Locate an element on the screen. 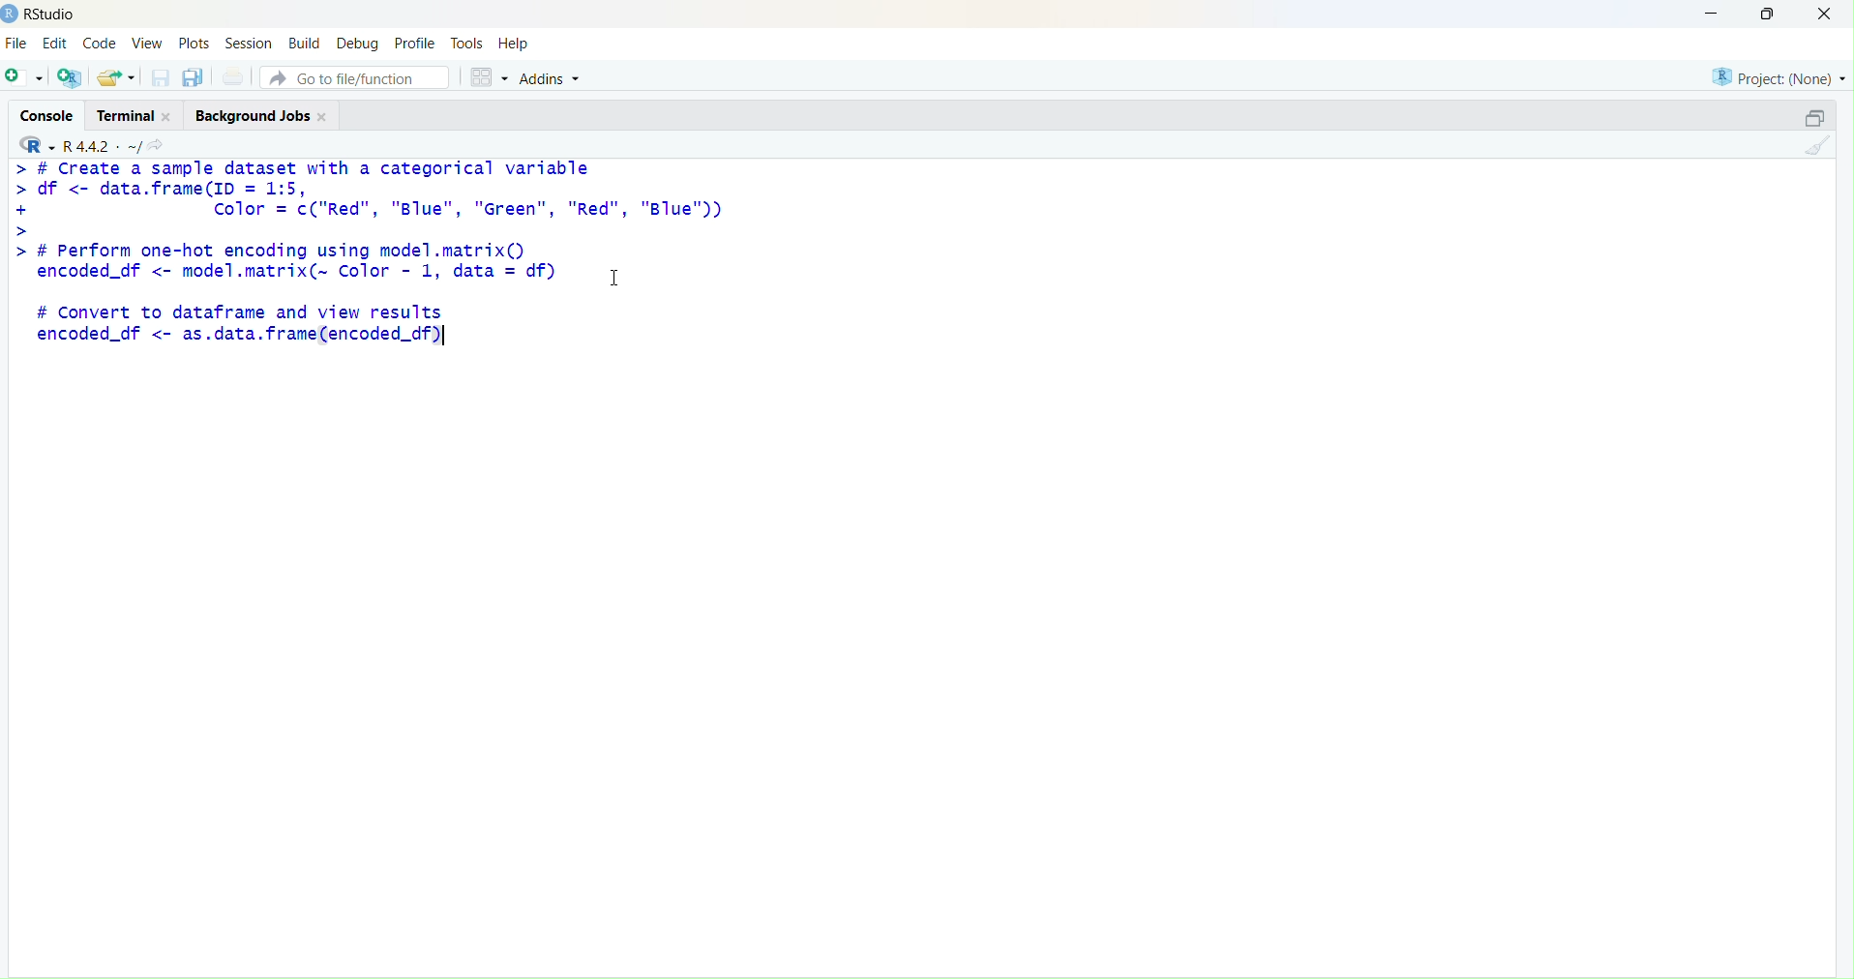  view is located at coordinates (149, 43).